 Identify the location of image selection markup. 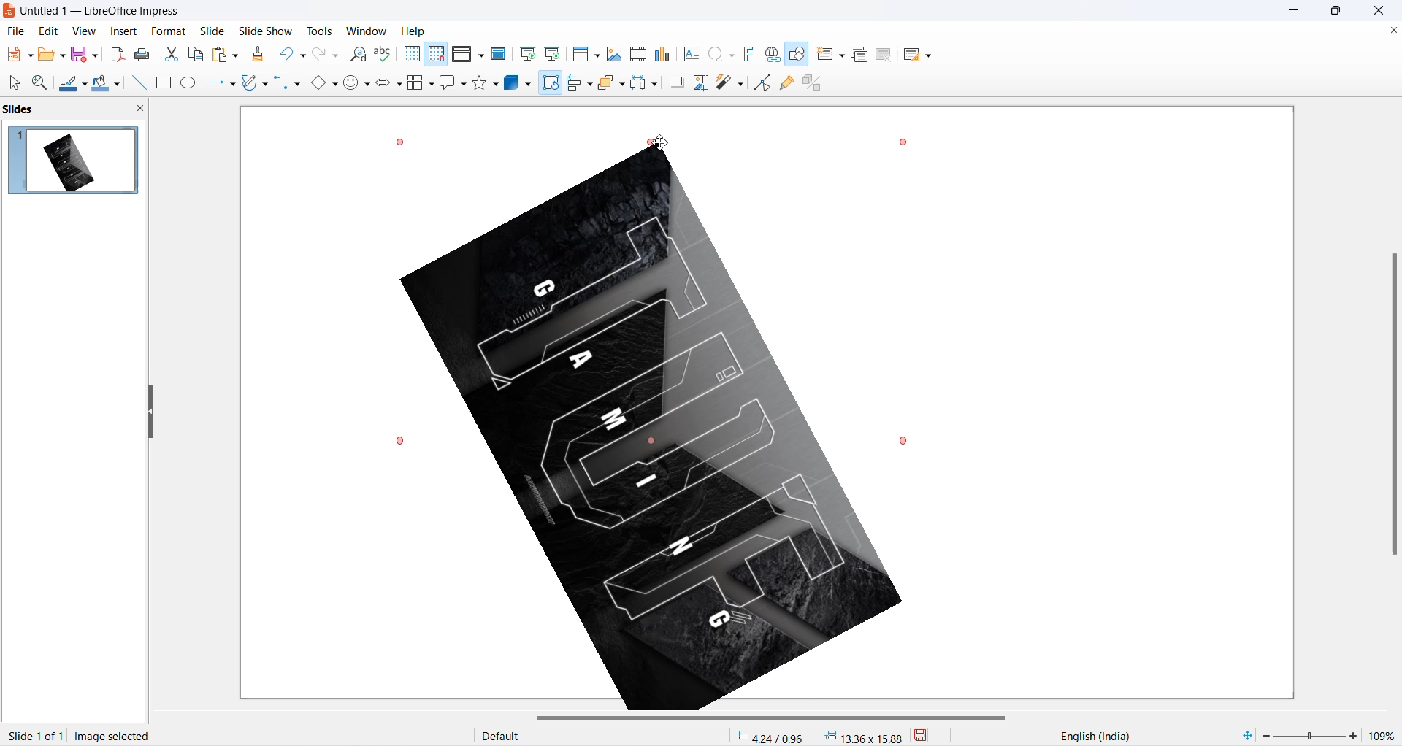
(402, 441).